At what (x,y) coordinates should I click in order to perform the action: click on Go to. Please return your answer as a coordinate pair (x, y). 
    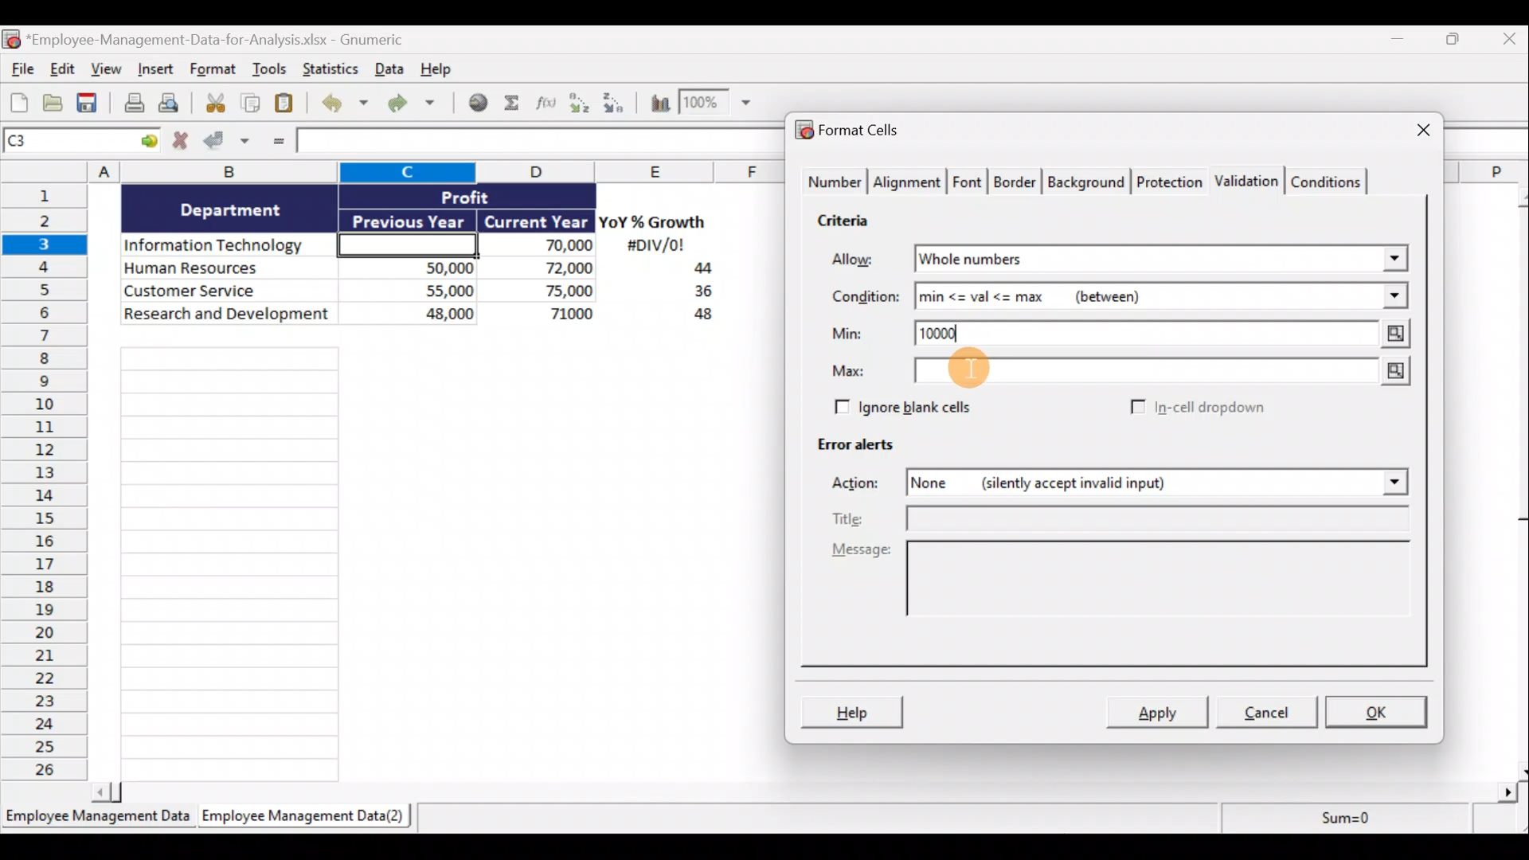
    Looking at the image, I should click on (149, 142).